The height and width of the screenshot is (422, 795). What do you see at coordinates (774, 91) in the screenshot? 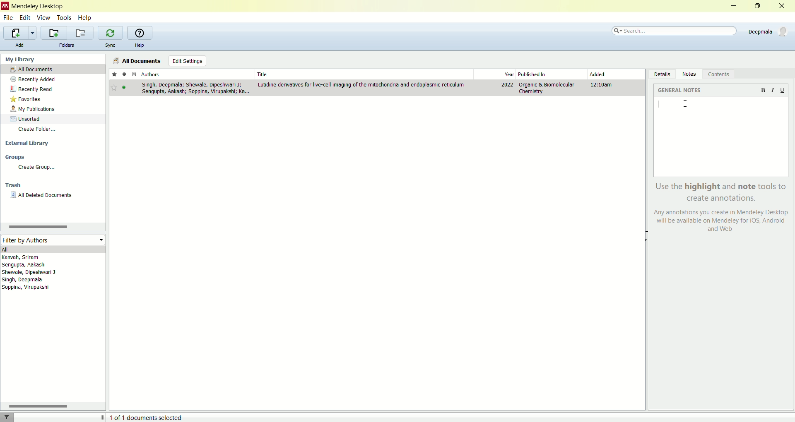
I see `italics` at bounding box center [774, 91].